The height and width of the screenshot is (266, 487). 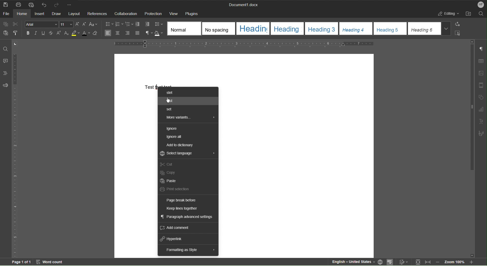 I want to click on Keep Lines Together, so click(x=182, y=209).